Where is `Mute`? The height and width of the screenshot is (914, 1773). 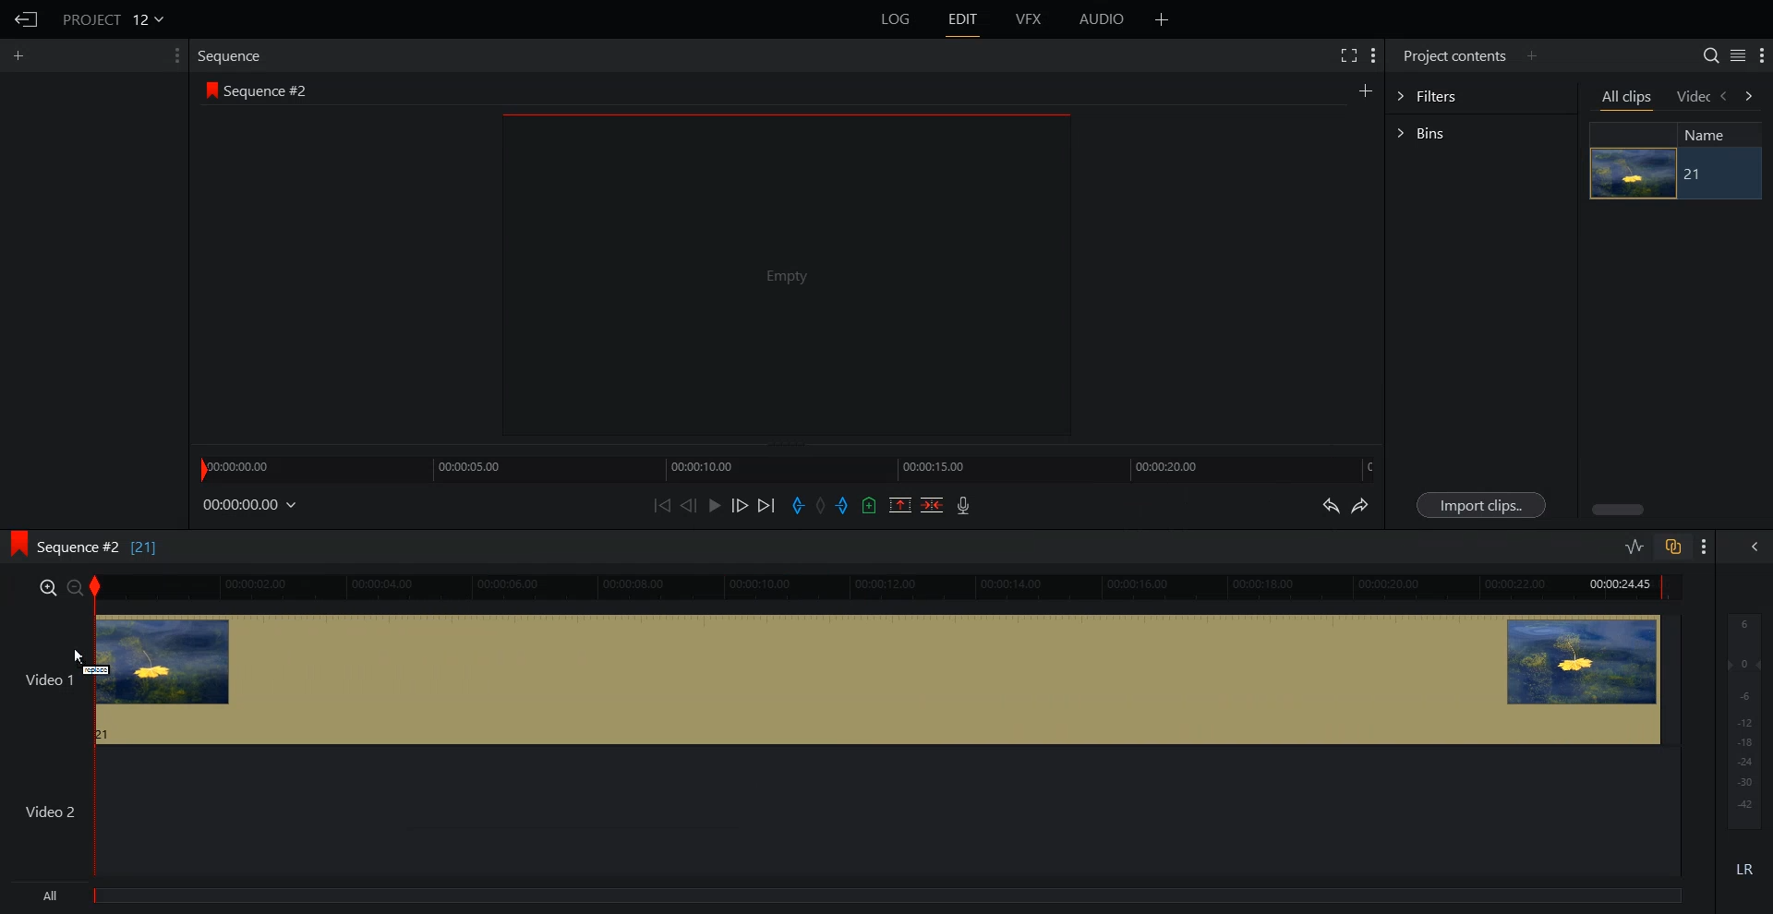 Mute is located at coordinates (1745, 869).